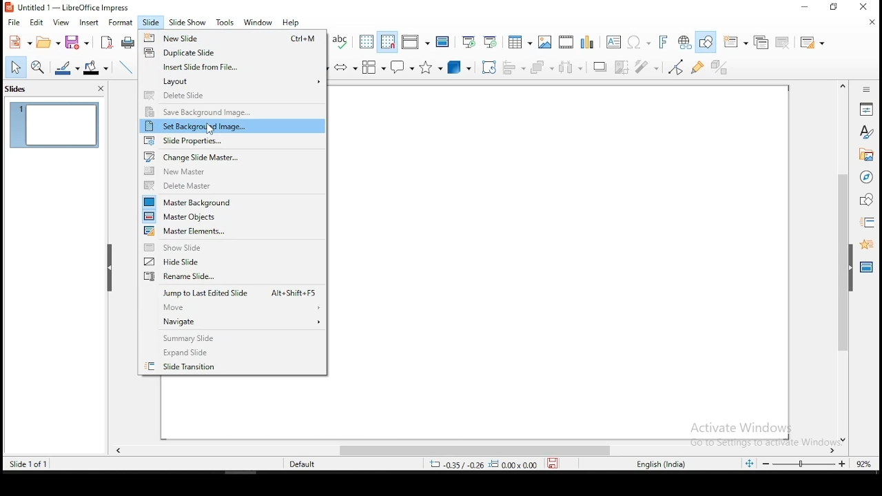 This screenshot has width=882, height=496. What do you see at coordinates (735, 41) in the screenshot?
I see `new slide` at bounding box center [735, 41].